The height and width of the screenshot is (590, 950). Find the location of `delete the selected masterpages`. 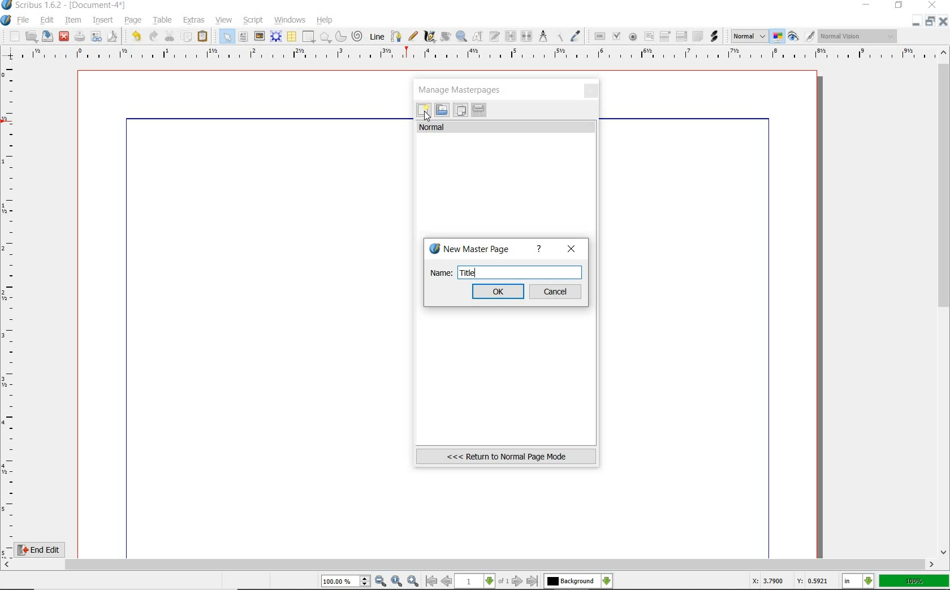

delete the selected masterpages is located at coordinates (479, 110).